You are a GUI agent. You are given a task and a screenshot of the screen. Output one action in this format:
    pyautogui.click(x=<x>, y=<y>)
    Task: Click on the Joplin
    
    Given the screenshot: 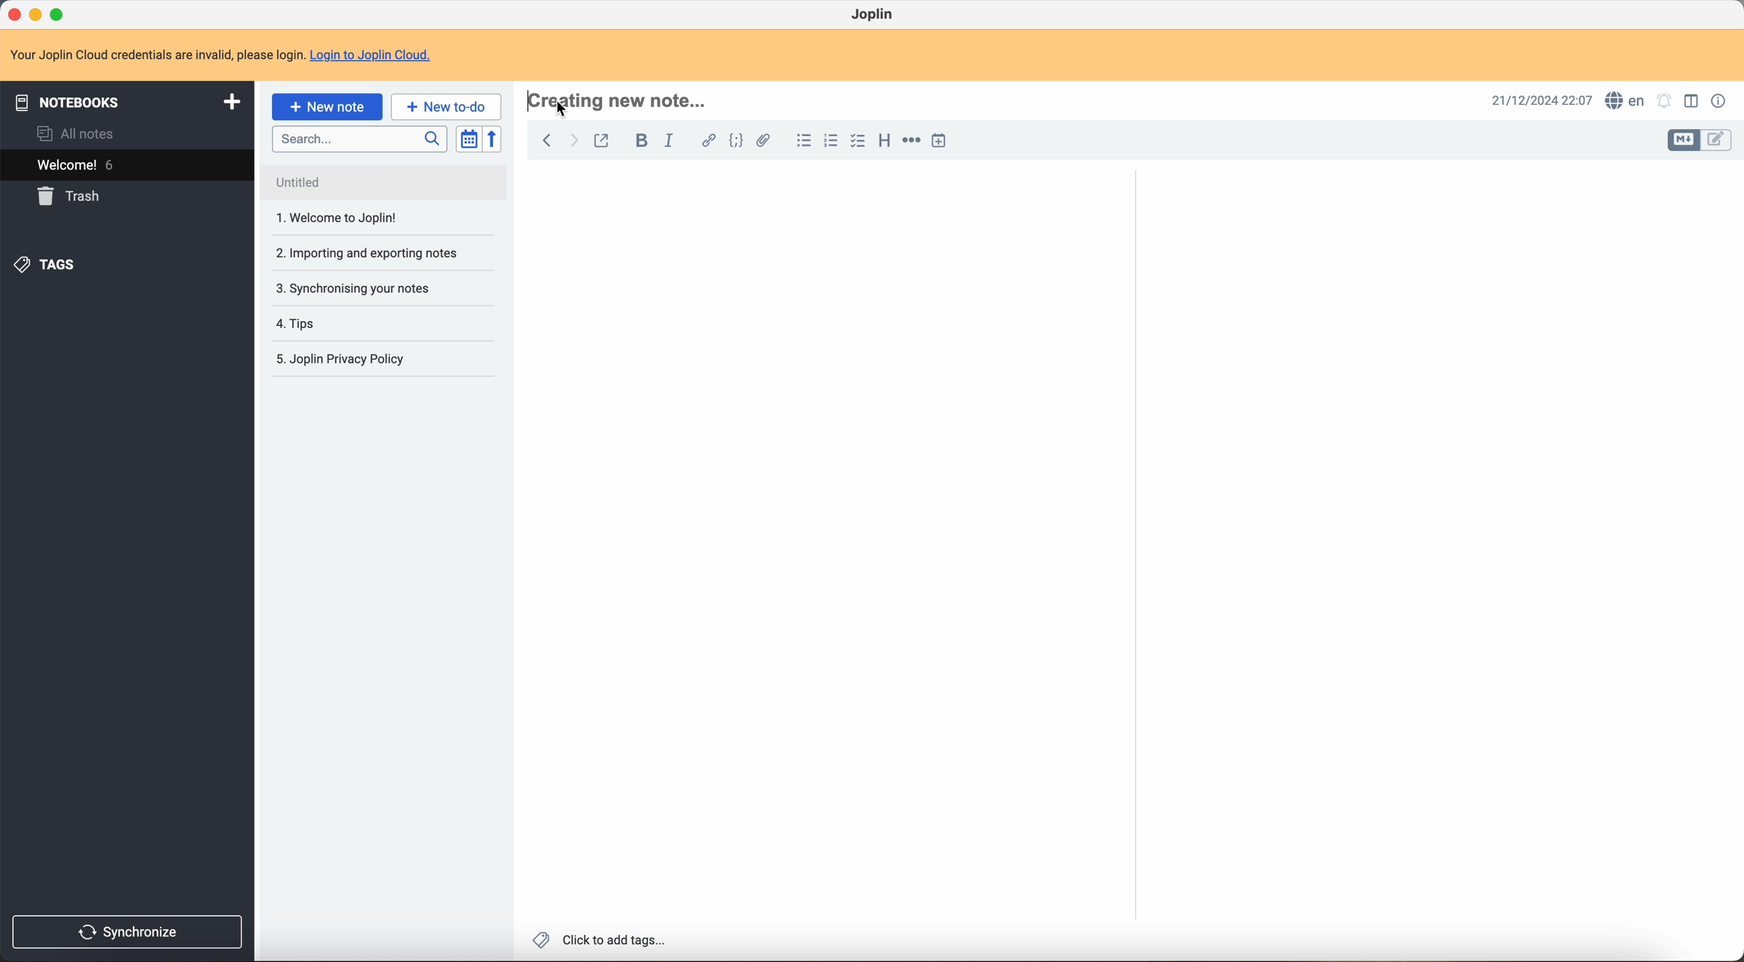 What is the action you would take?
    pyautogui.click(x=874, y=14)
    